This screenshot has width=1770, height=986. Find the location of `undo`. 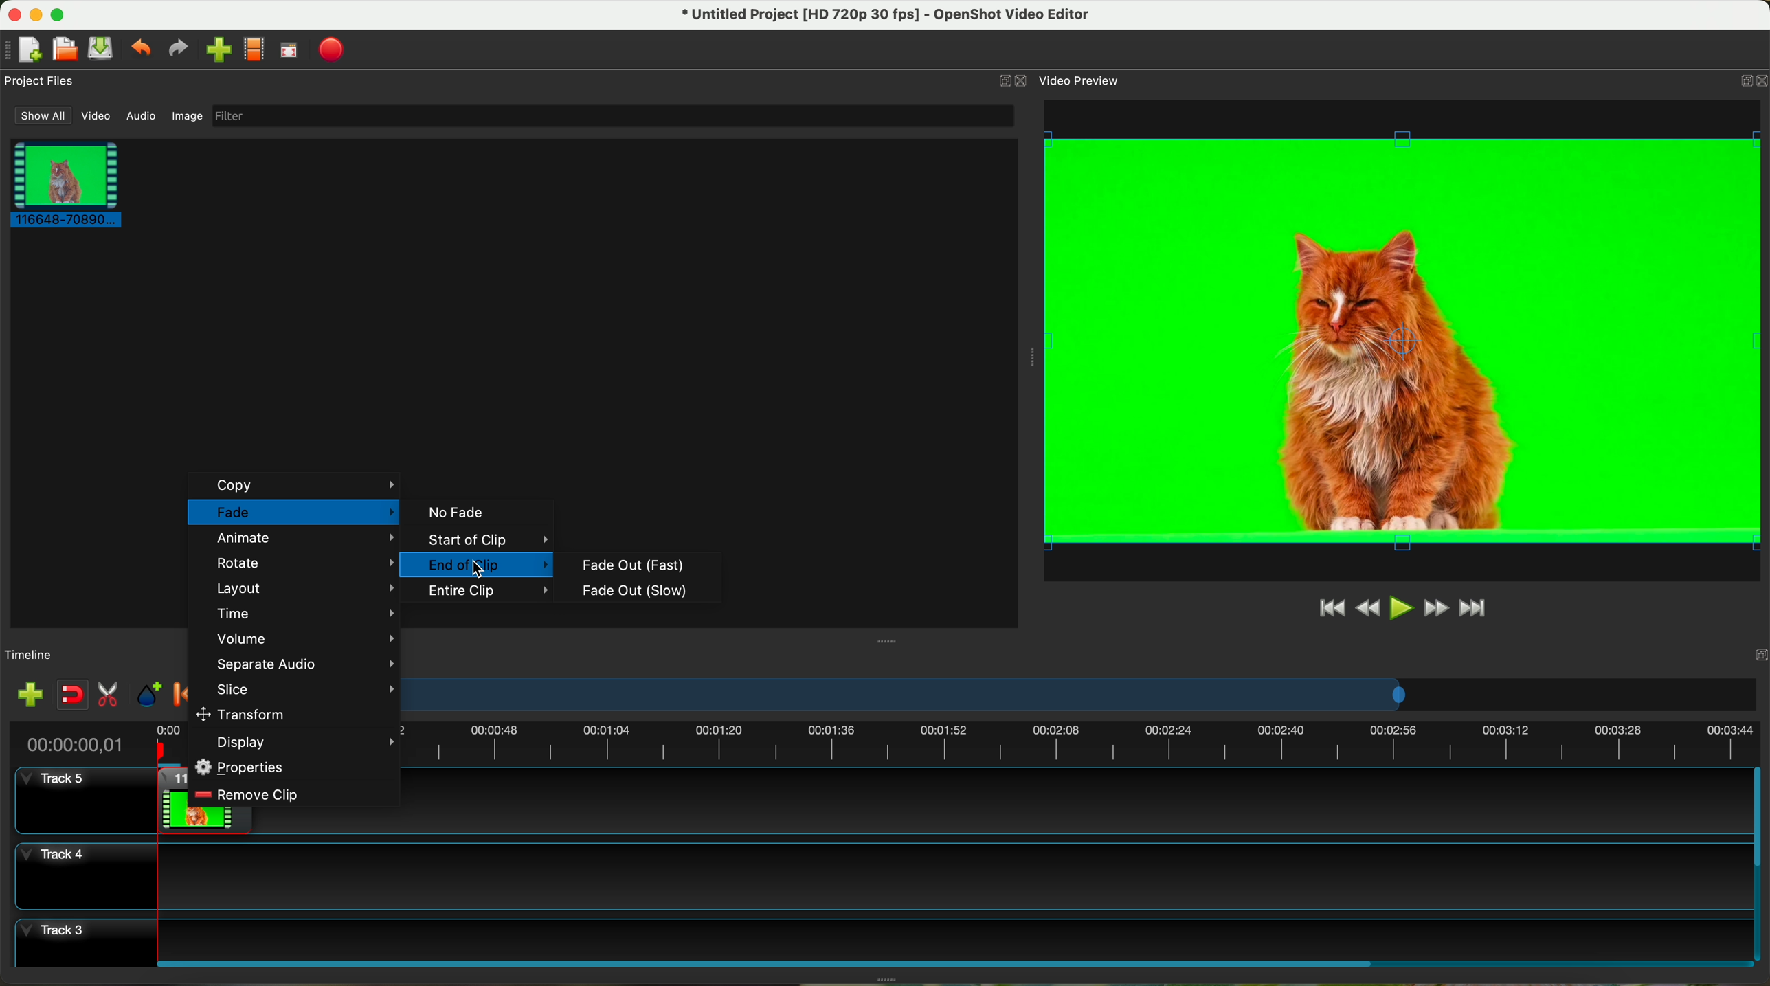

undo is located at coordinates (139, 47).